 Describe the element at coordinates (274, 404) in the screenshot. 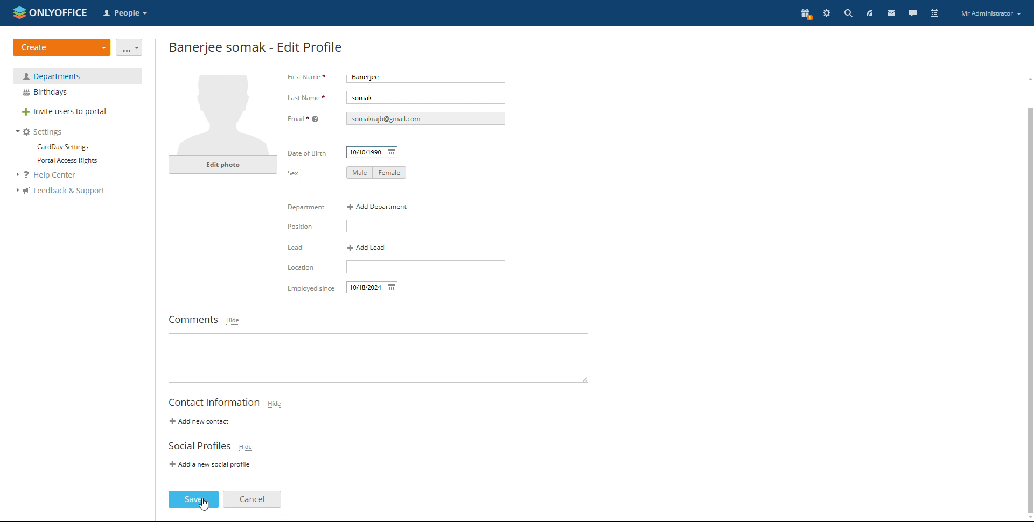

I see `hide` at that location.